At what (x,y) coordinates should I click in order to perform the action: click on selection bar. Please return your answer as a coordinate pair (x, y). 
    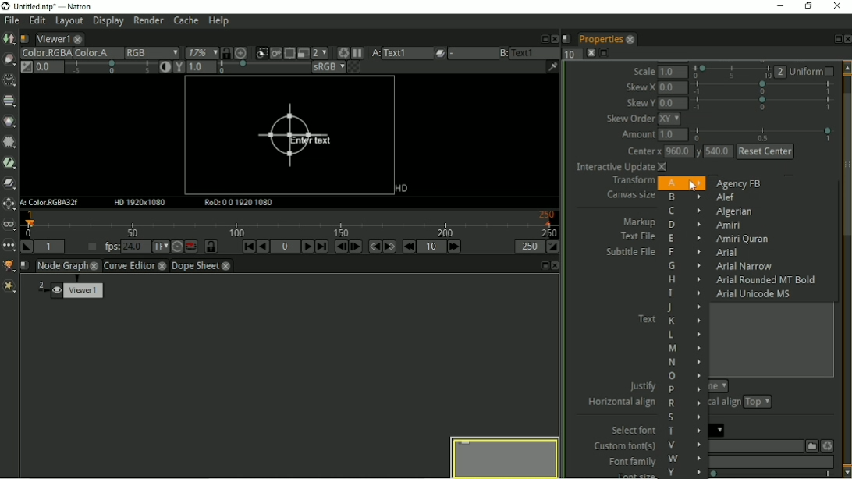
    Looking at the image, I should click on (764, 133).